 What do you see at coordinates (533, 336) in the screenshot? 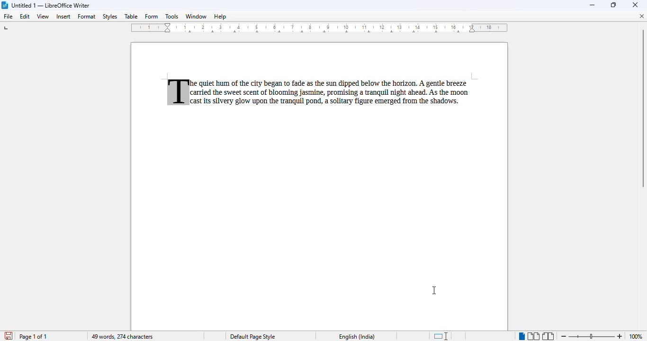
I see `multi-page view` at bounding box center [533, 336].